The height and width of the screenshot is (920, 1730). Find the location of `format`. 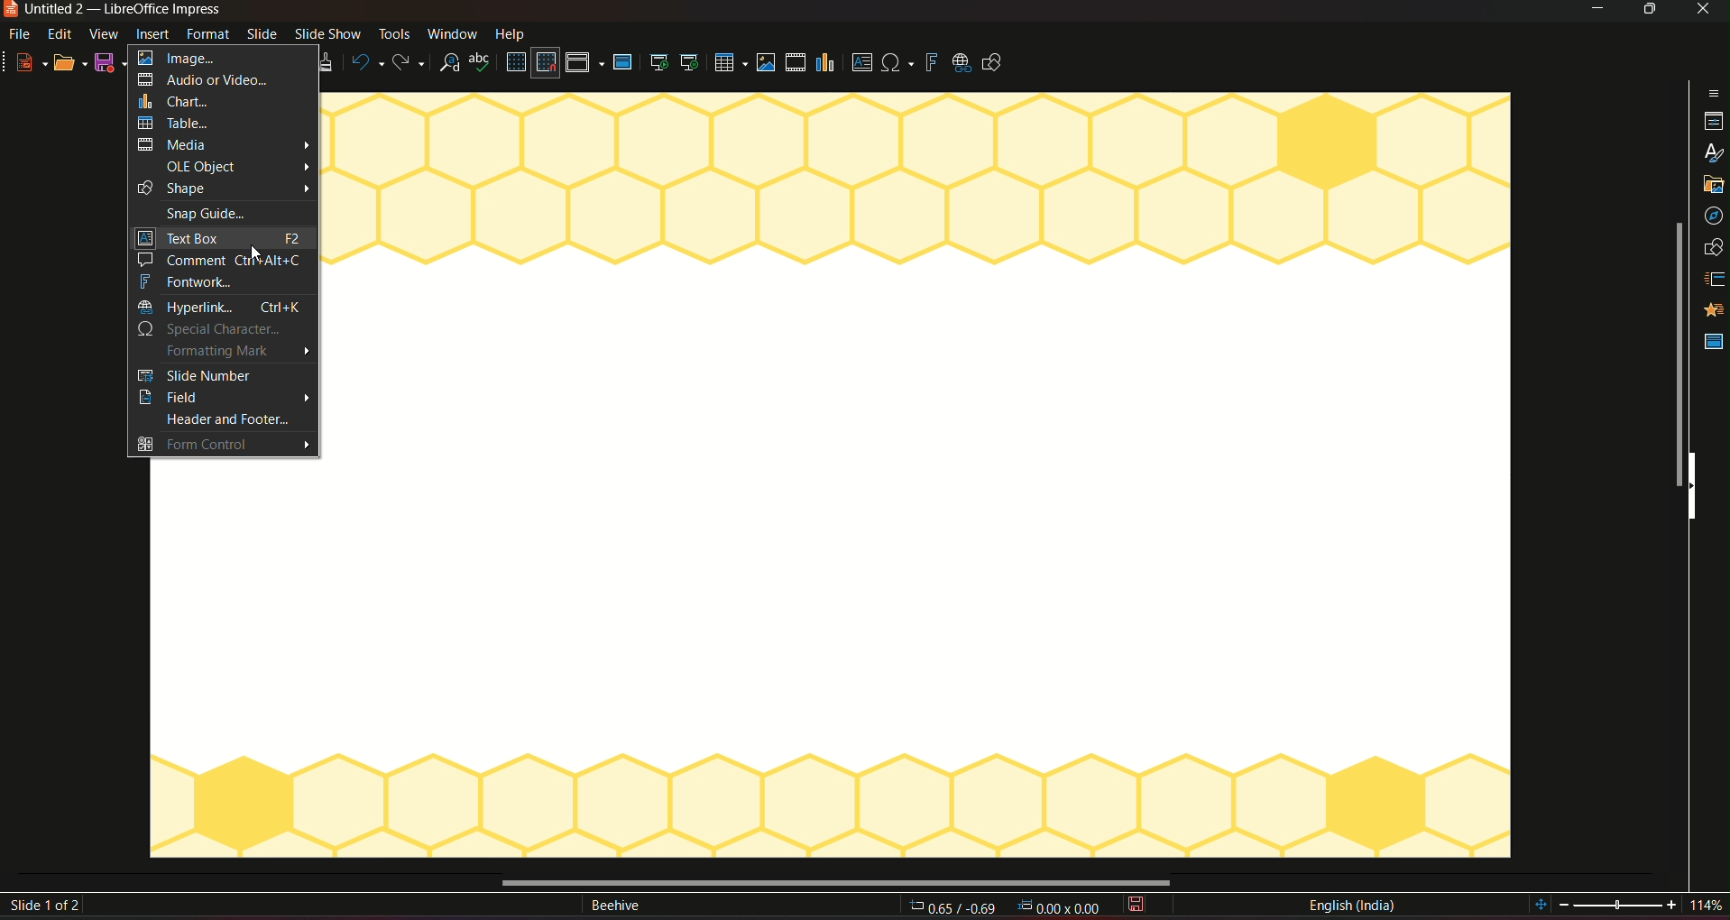

format is located at coordinates (210, 34).